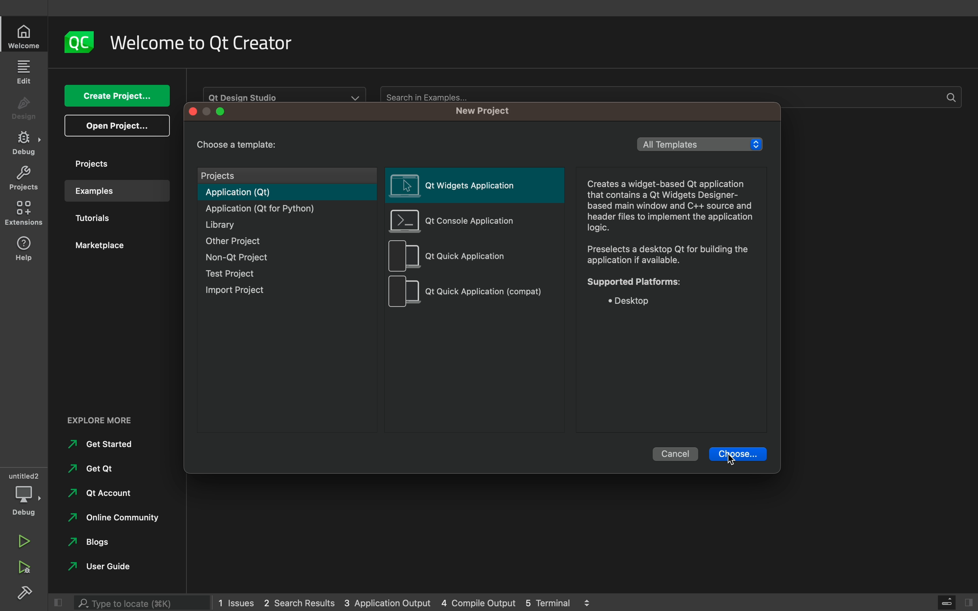  I want to click on help, so click(24, 248).